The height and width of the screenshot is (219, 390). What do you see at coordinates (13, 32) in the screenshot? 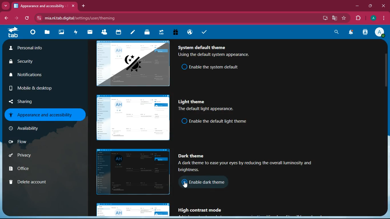
I see `tab` at bounding box center [13, 32].